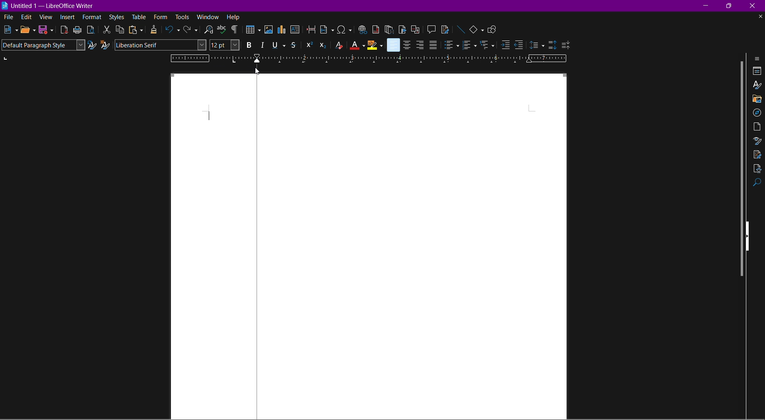 The image size is (765, 420). What do you see at coordinates (566, 44) in the screenshot?
I see `Decrease Spacing` at bounding box center [566, 44].